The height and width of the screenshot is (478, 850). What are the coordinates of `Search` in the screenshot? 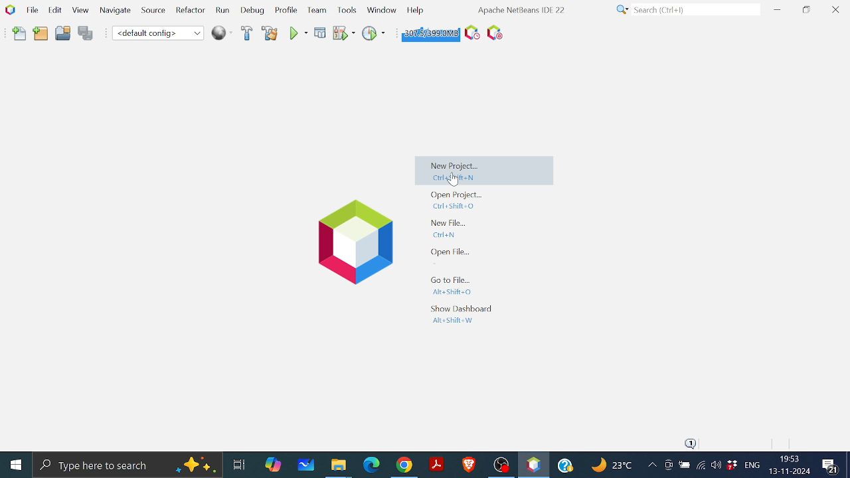 It's located at (685, 10).